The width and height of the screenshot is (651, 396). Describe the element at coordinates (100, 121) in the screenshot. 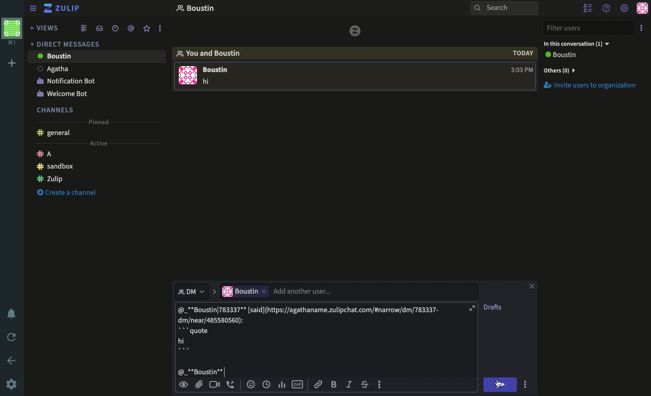

I see `Pinned` at that location.